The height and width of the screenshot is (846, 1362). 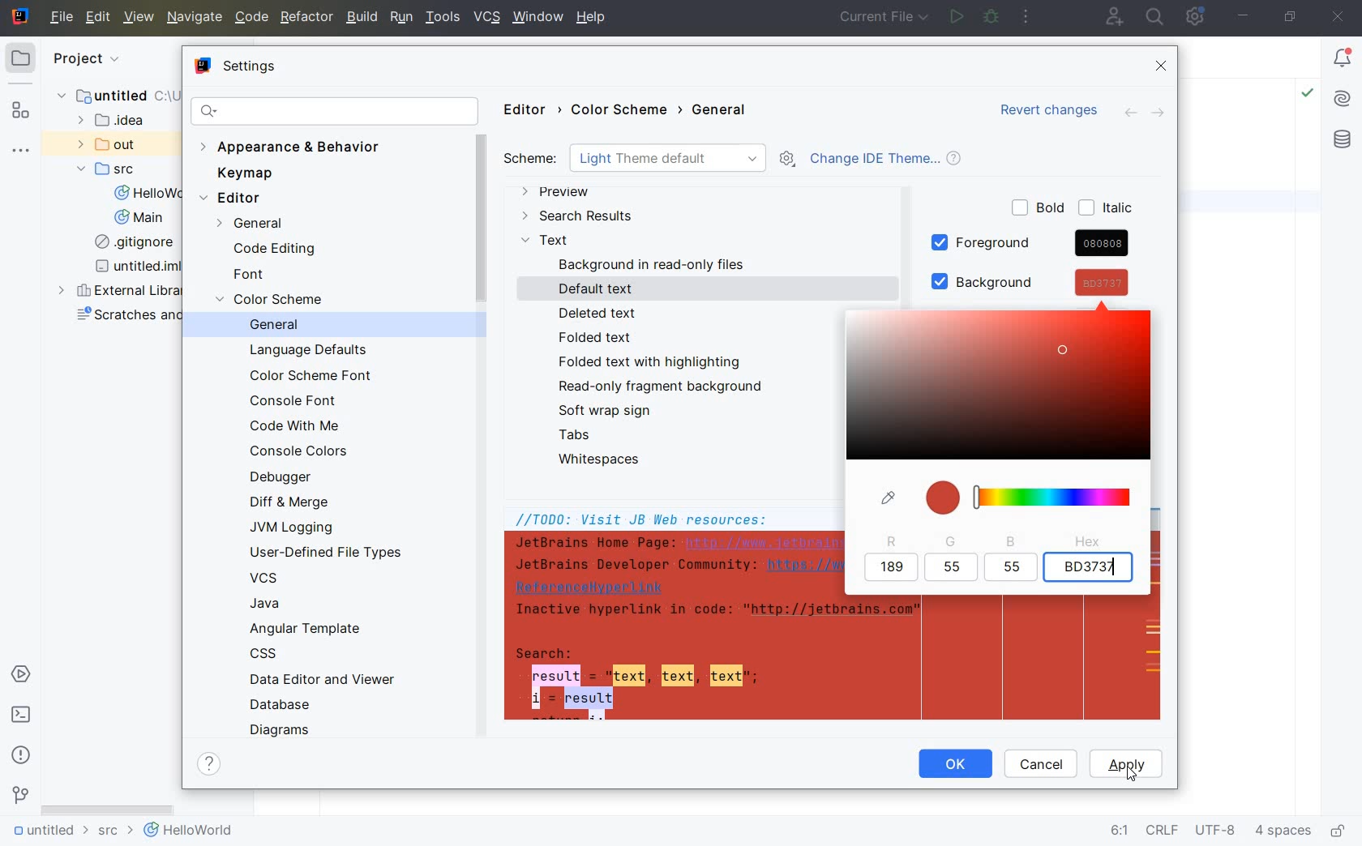 I want to click on CODE EDITING, so click(x=273, y=250).